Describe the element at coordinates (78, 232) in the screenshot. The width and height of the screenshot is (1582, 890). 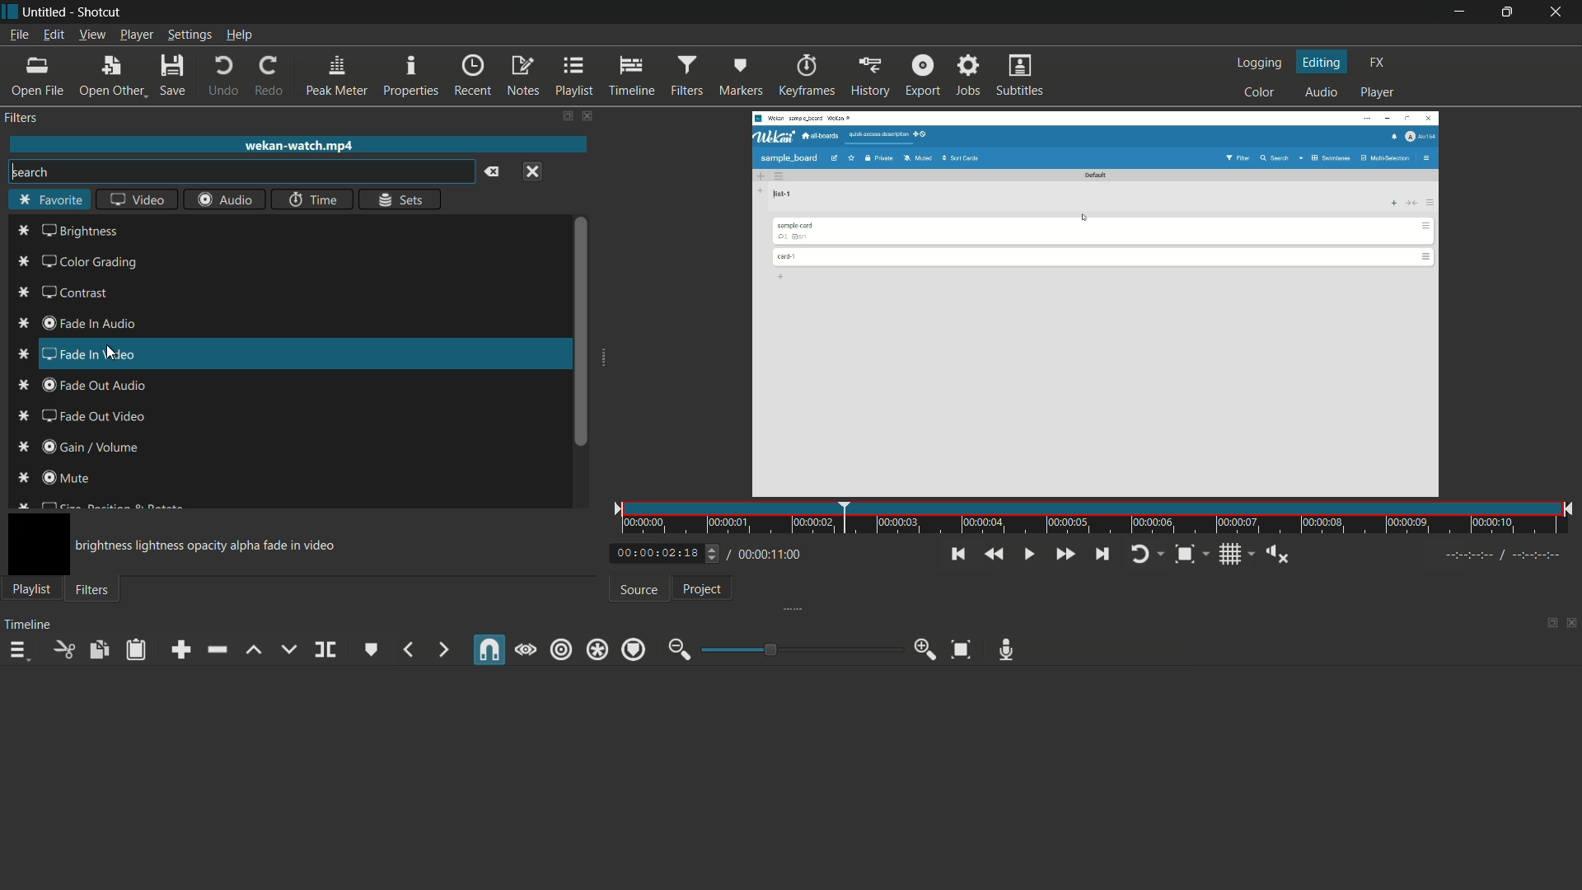
I see `brightness` at that location.